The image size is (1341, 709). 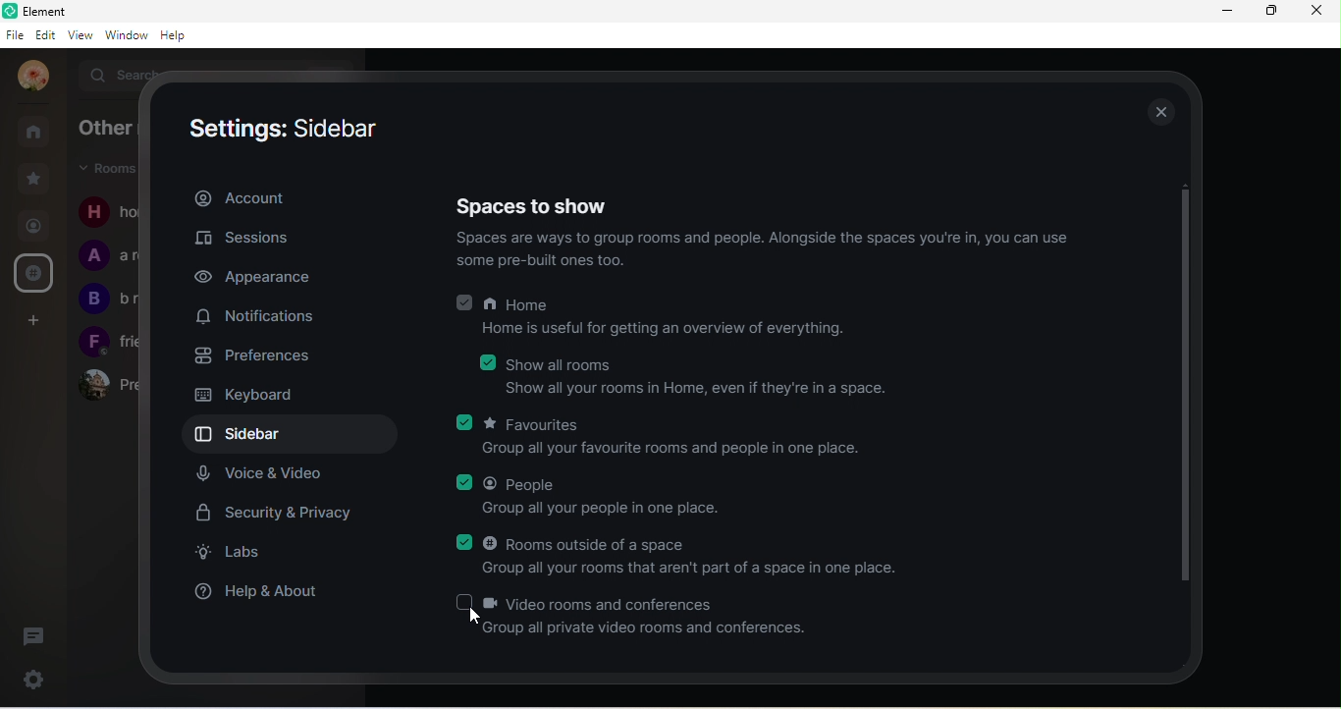 I want to click on help, so click(x=175, y=35).